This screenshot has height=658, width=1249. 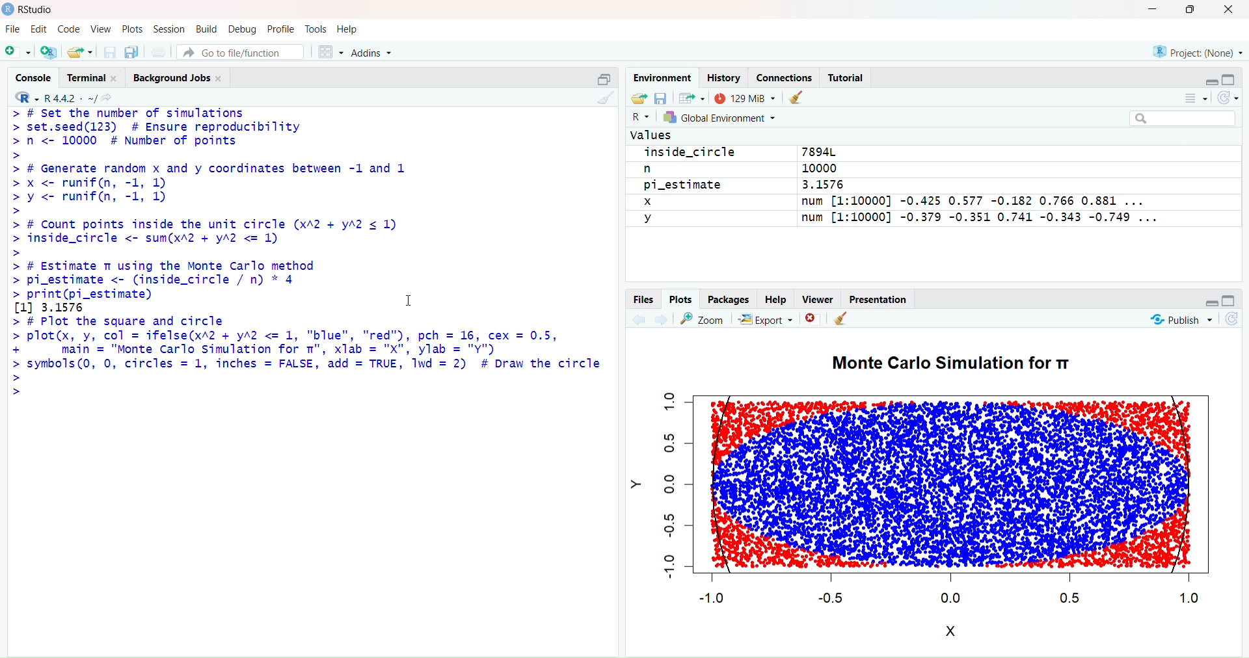 What do you see at coordinates (662, 98) in the screenshot?
I see `Save workspace as` at bounding box center [662, 98].